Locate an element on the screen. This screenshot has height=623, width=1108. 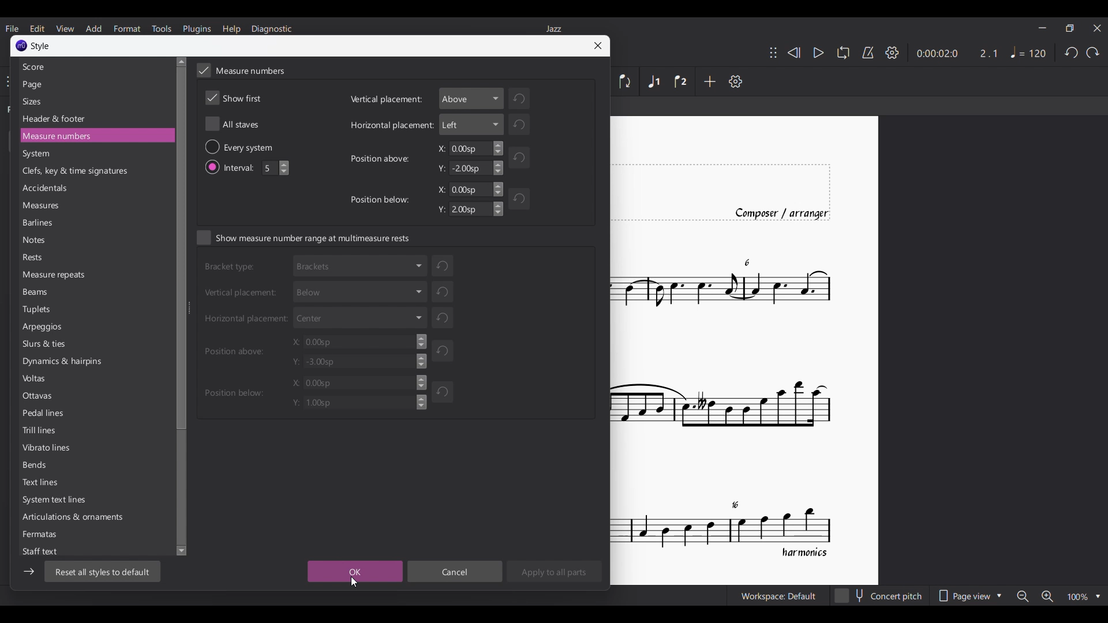
Duration and ratio is located at coordinates (957, 54).